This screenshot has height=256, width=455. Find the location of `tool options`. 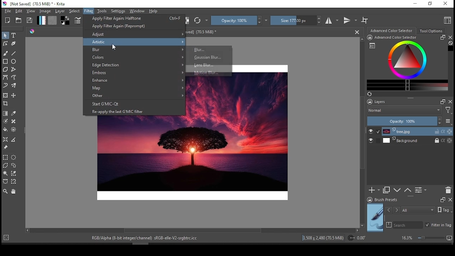

tool options is located at coordinates (431, 31).